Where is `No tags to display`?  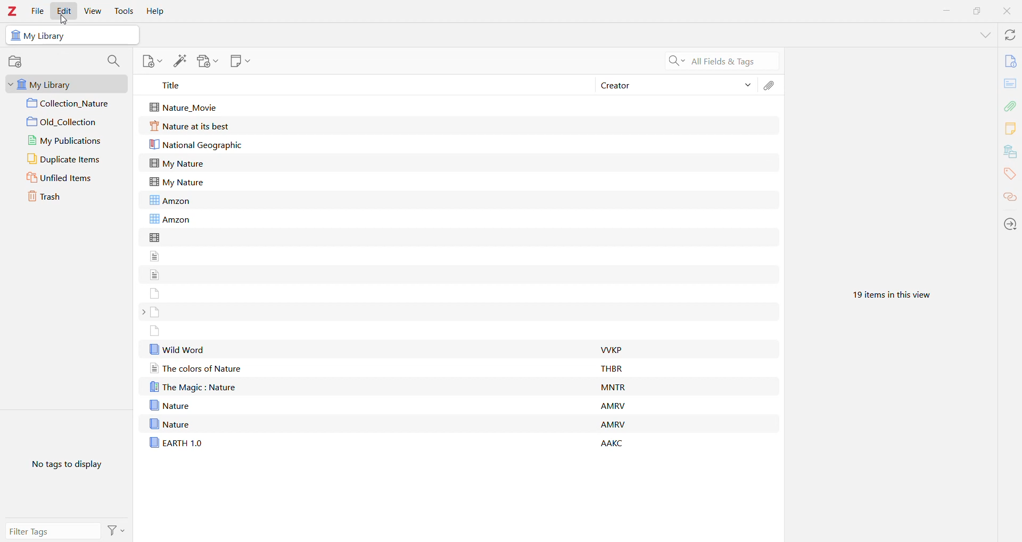 No tags to display is located at coordinates (64, 467).